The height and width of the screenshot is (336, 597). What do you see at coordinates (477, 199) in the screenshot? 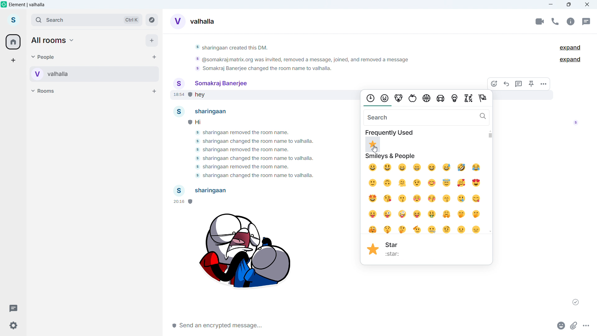
I see `face savoring food` at bounding box center [477, 199].